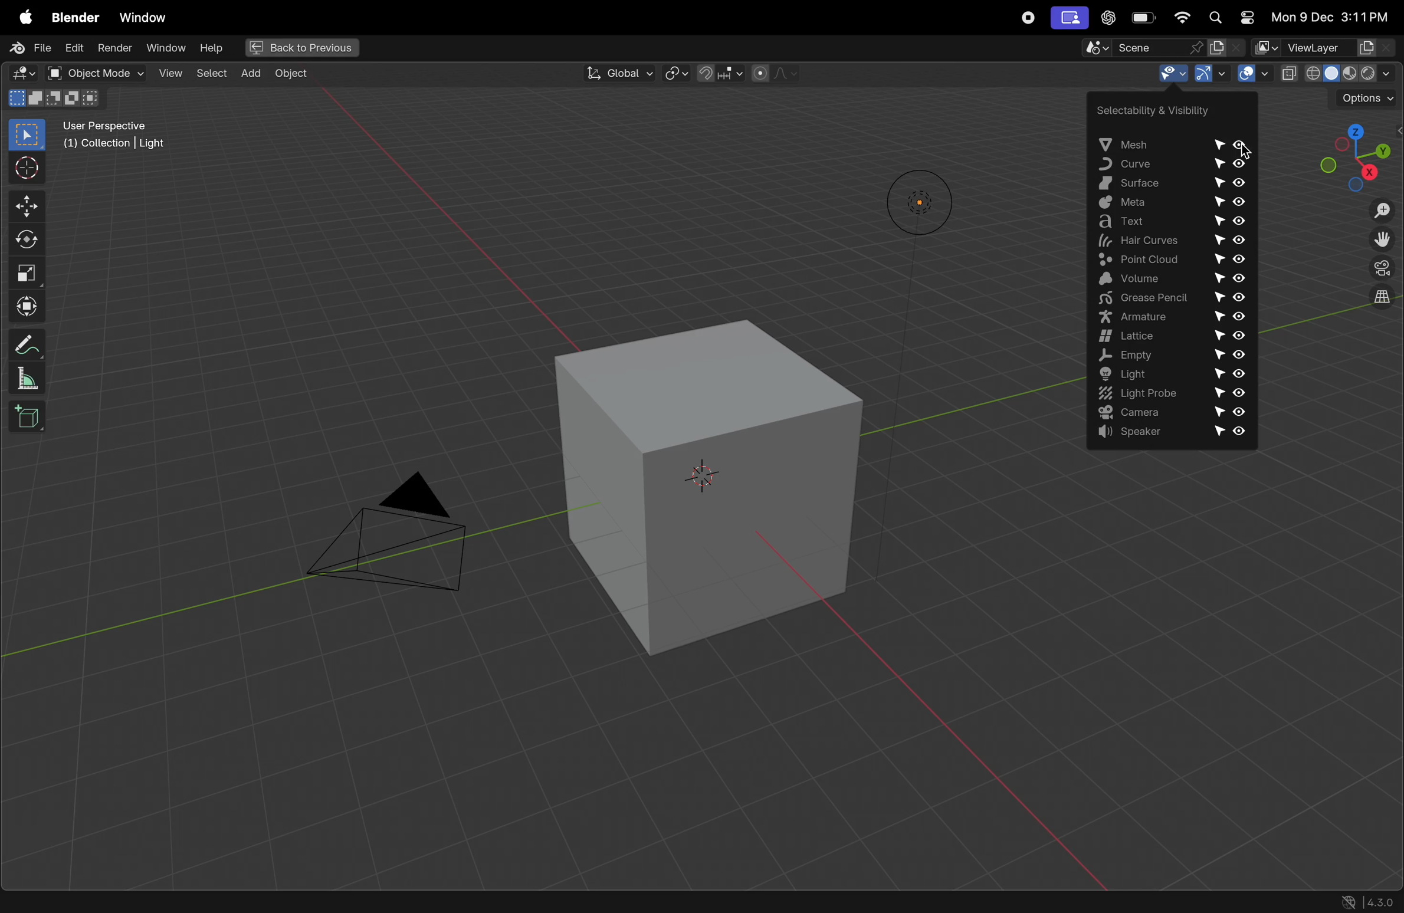 This screenshot has height=913, width=1404. I want to click on volume, so click(1171, 278).